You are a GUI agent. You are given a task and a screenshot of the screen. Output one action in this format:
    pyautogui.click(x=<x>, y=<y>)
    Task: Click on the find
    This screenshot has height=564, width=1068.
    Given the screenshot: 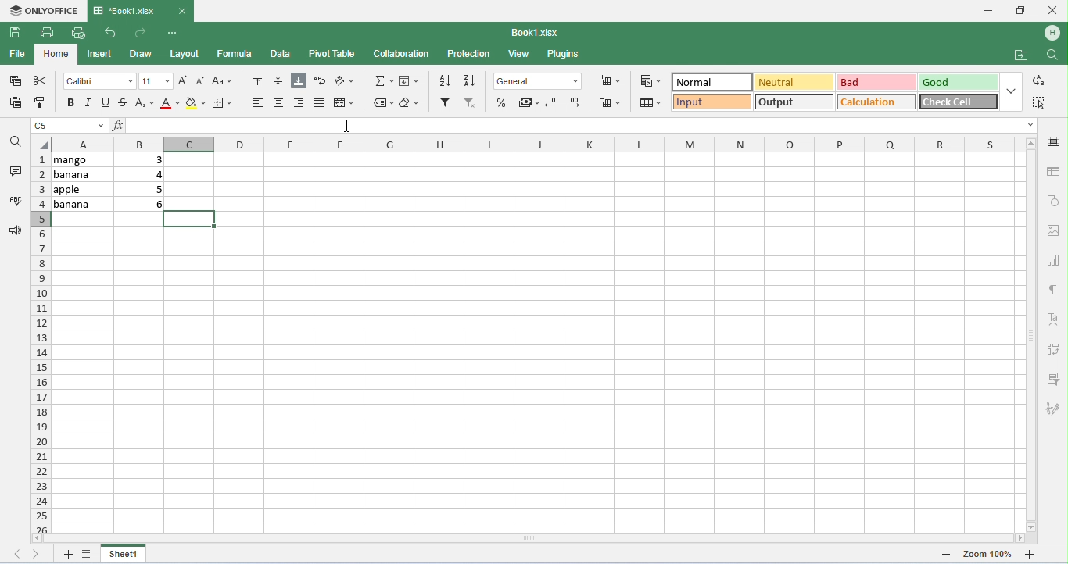 What is the action you would take?
    pyautogui.click(x=15, y=141)
    